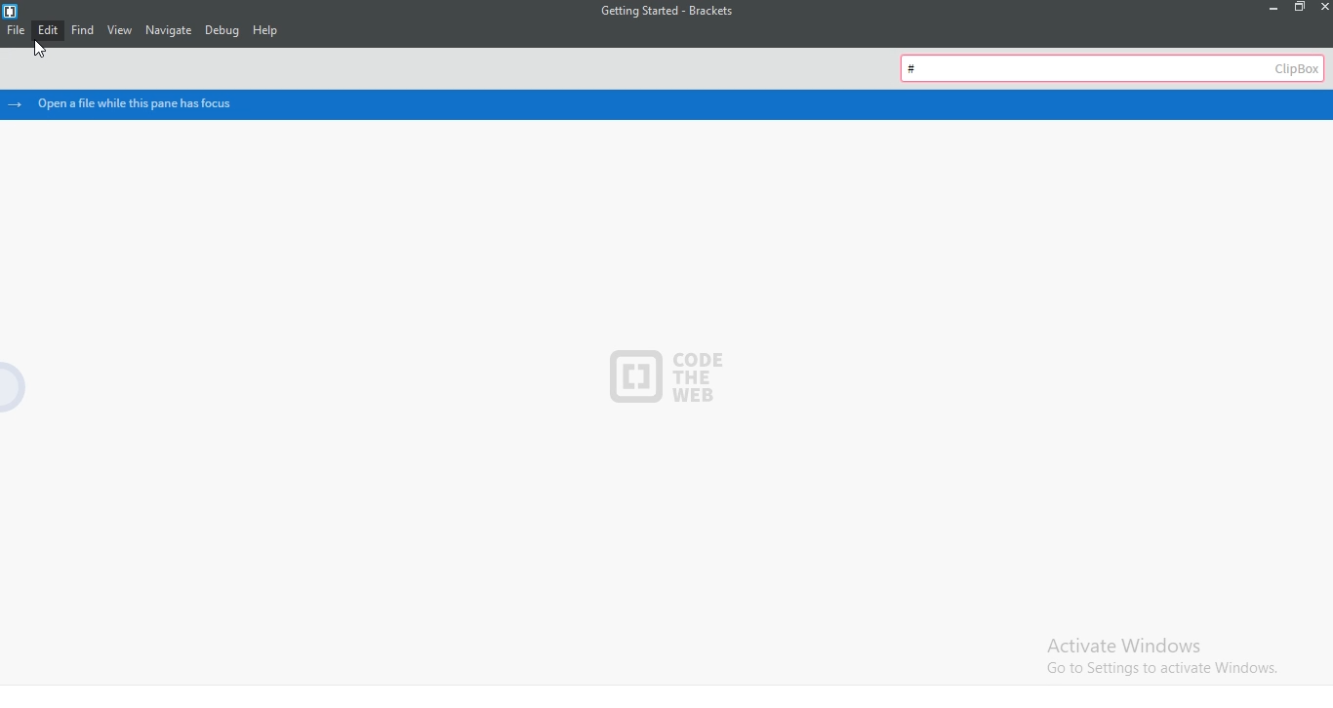 The width and height of the screenshot is (1333, 708). Describe the element at coordinates (662, 12) in the screenshot. I see `file name` at that location.